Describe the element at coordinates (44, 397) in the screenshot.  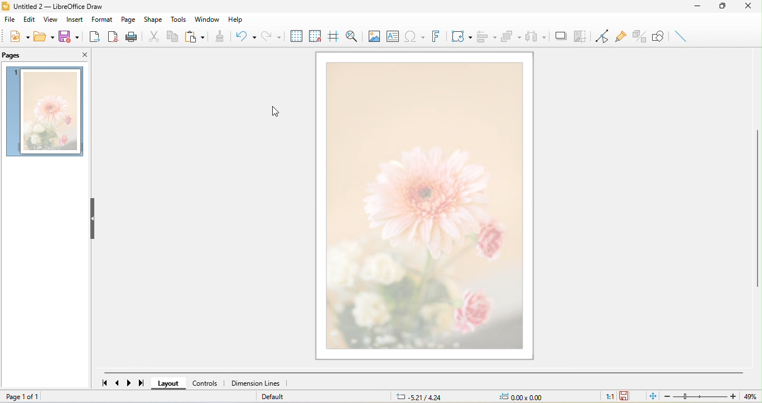
I see `page 1 of 1` at that location.